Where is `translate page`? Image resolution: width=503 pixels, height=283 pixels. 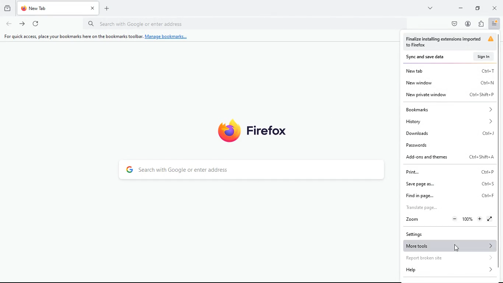 translate page is located at coordinates (451, 209).